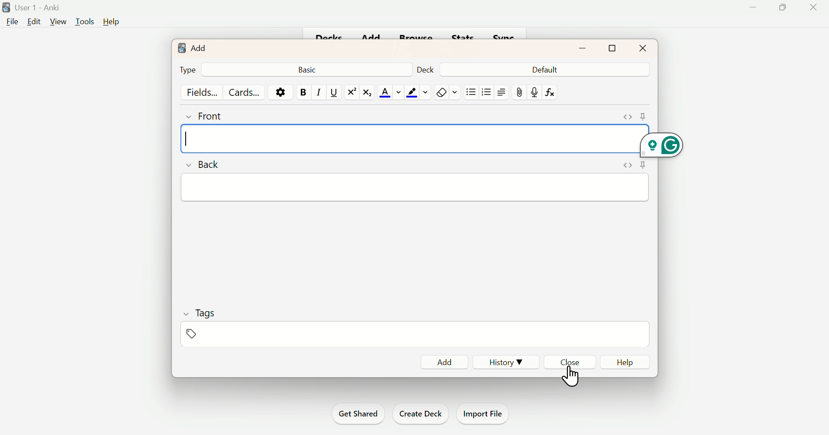 The width and height of the screenshot is (829, 435). I want to click on Type, so click(188, 69).